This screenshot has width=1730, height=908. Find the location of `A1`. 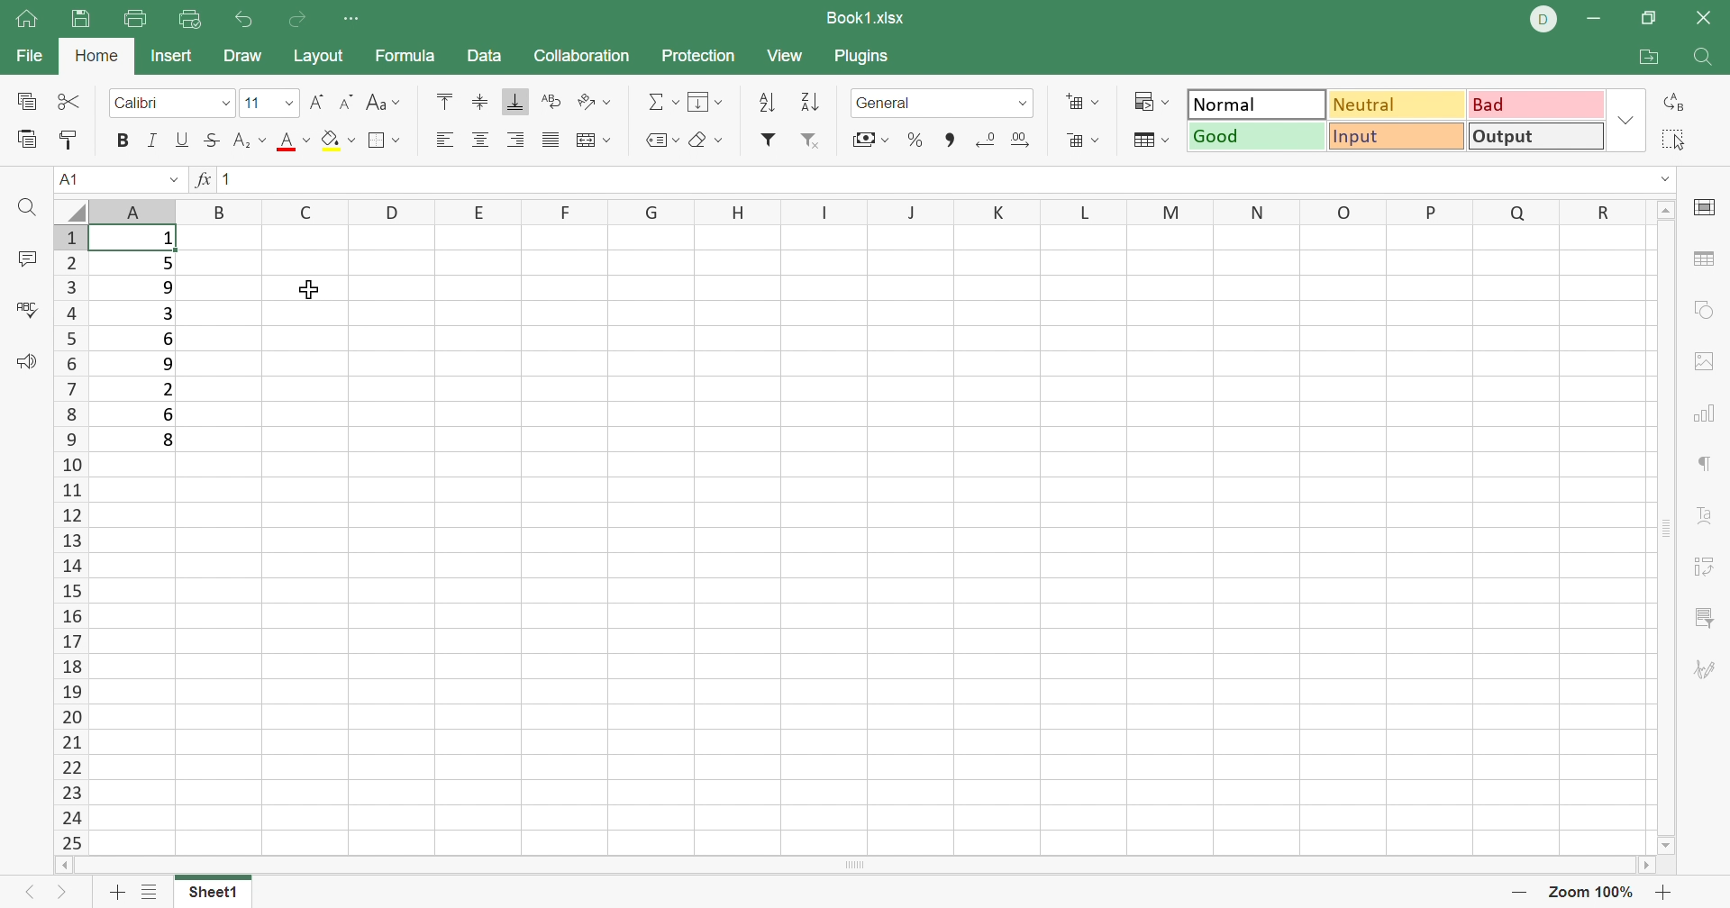

A1 is located at coordinates (71, 179).